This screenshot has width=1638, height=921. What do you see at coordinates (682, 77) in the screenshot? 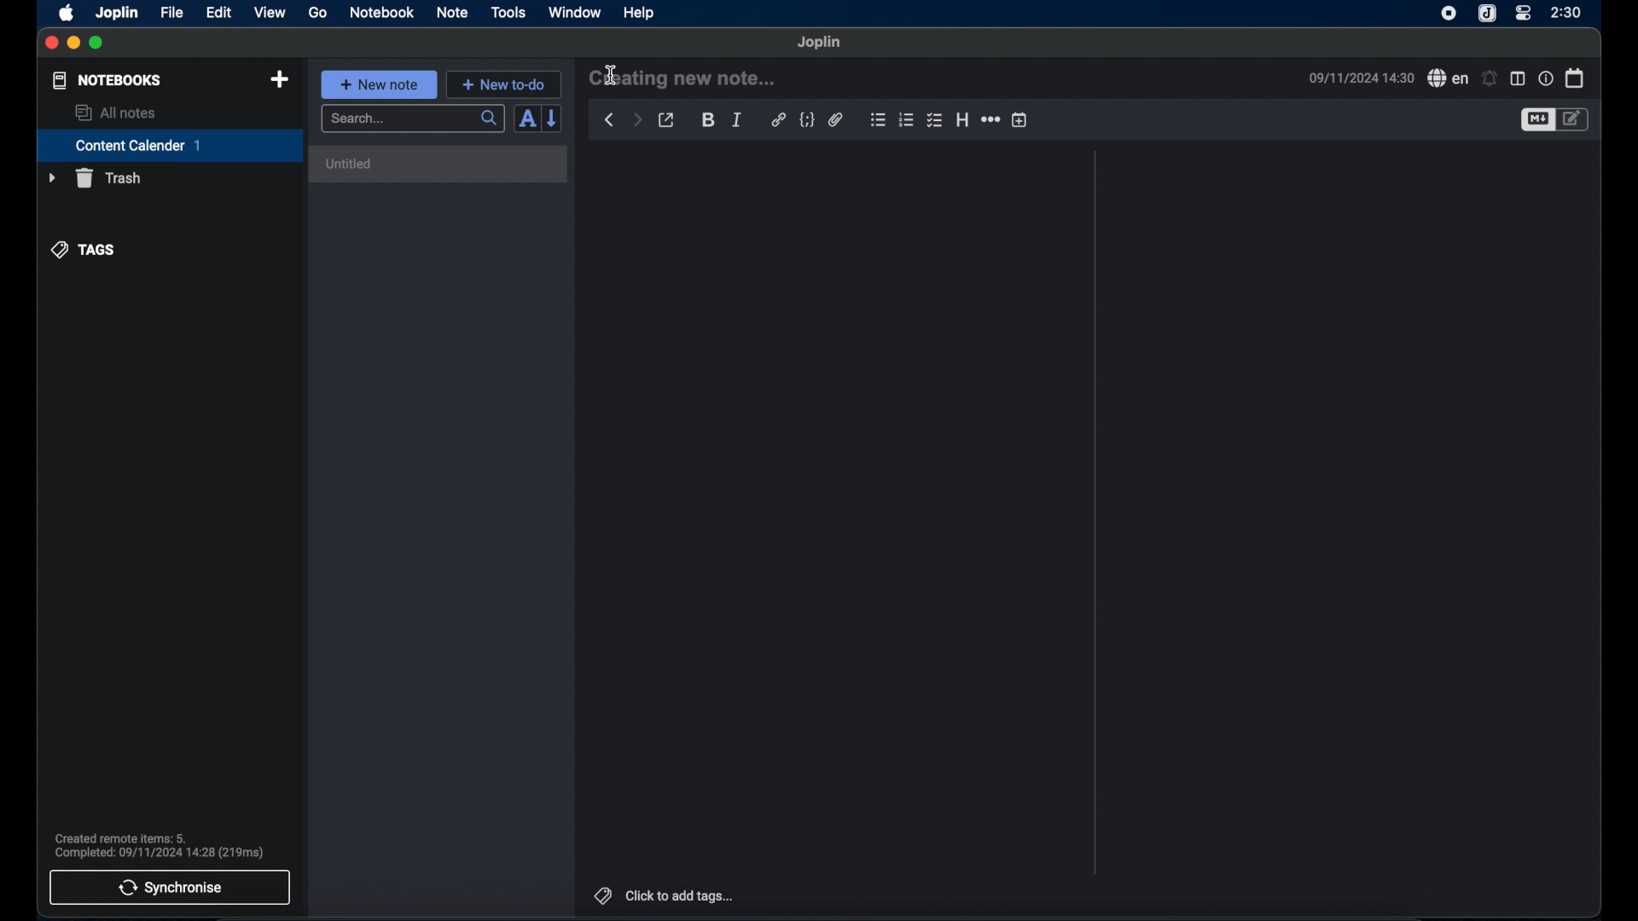
I see `creating a new note` at bounding box center [682, 77].